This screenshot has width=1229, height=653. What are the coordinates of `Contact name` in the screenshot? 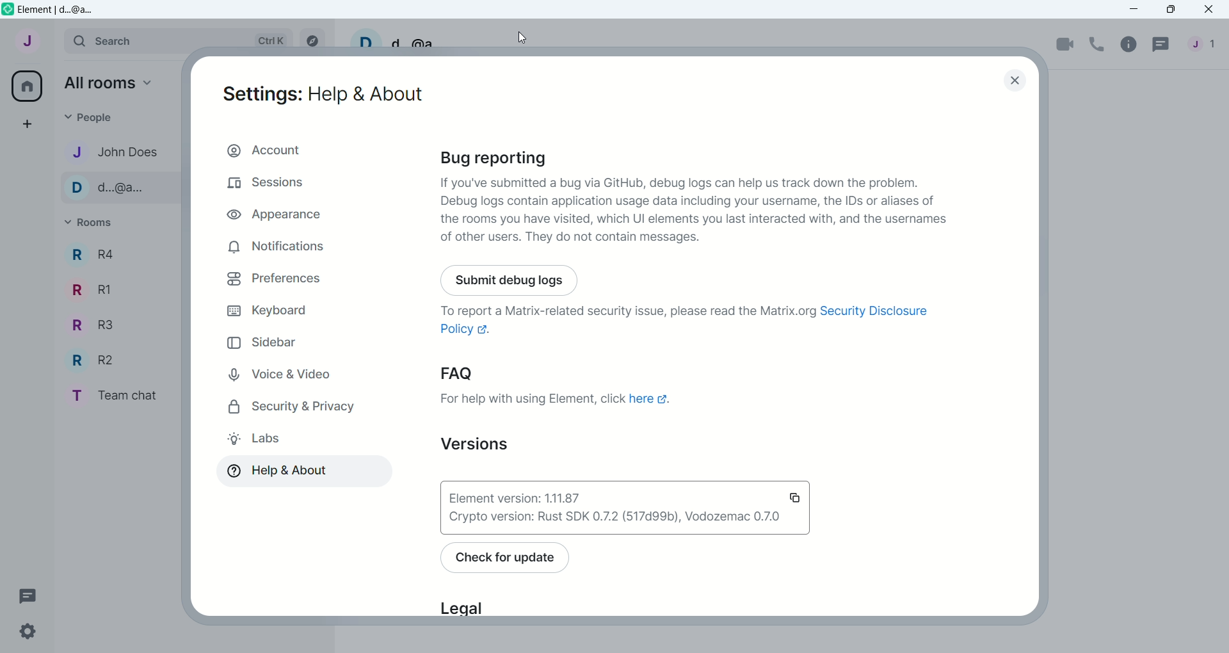 It's located at (118, 150).